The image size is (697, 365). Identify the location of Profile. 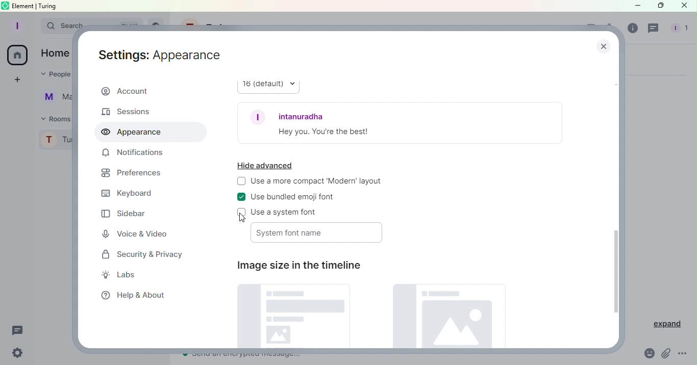
(15, 25).